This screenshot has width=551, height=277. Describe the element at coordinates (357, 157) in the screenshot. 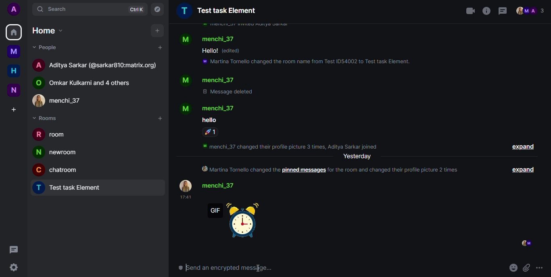

I see `yesterday` at that location.